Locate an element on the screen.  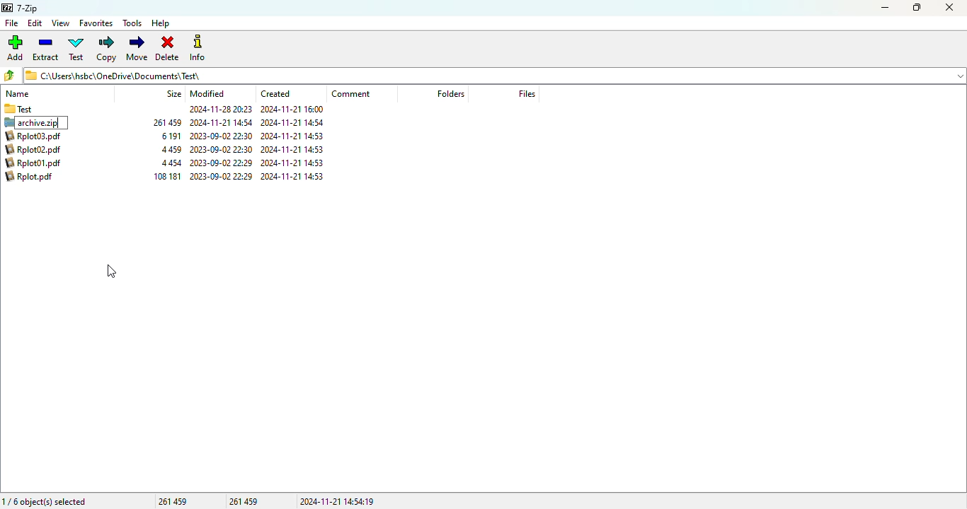
6 191 is located at coordinates (171, 136).